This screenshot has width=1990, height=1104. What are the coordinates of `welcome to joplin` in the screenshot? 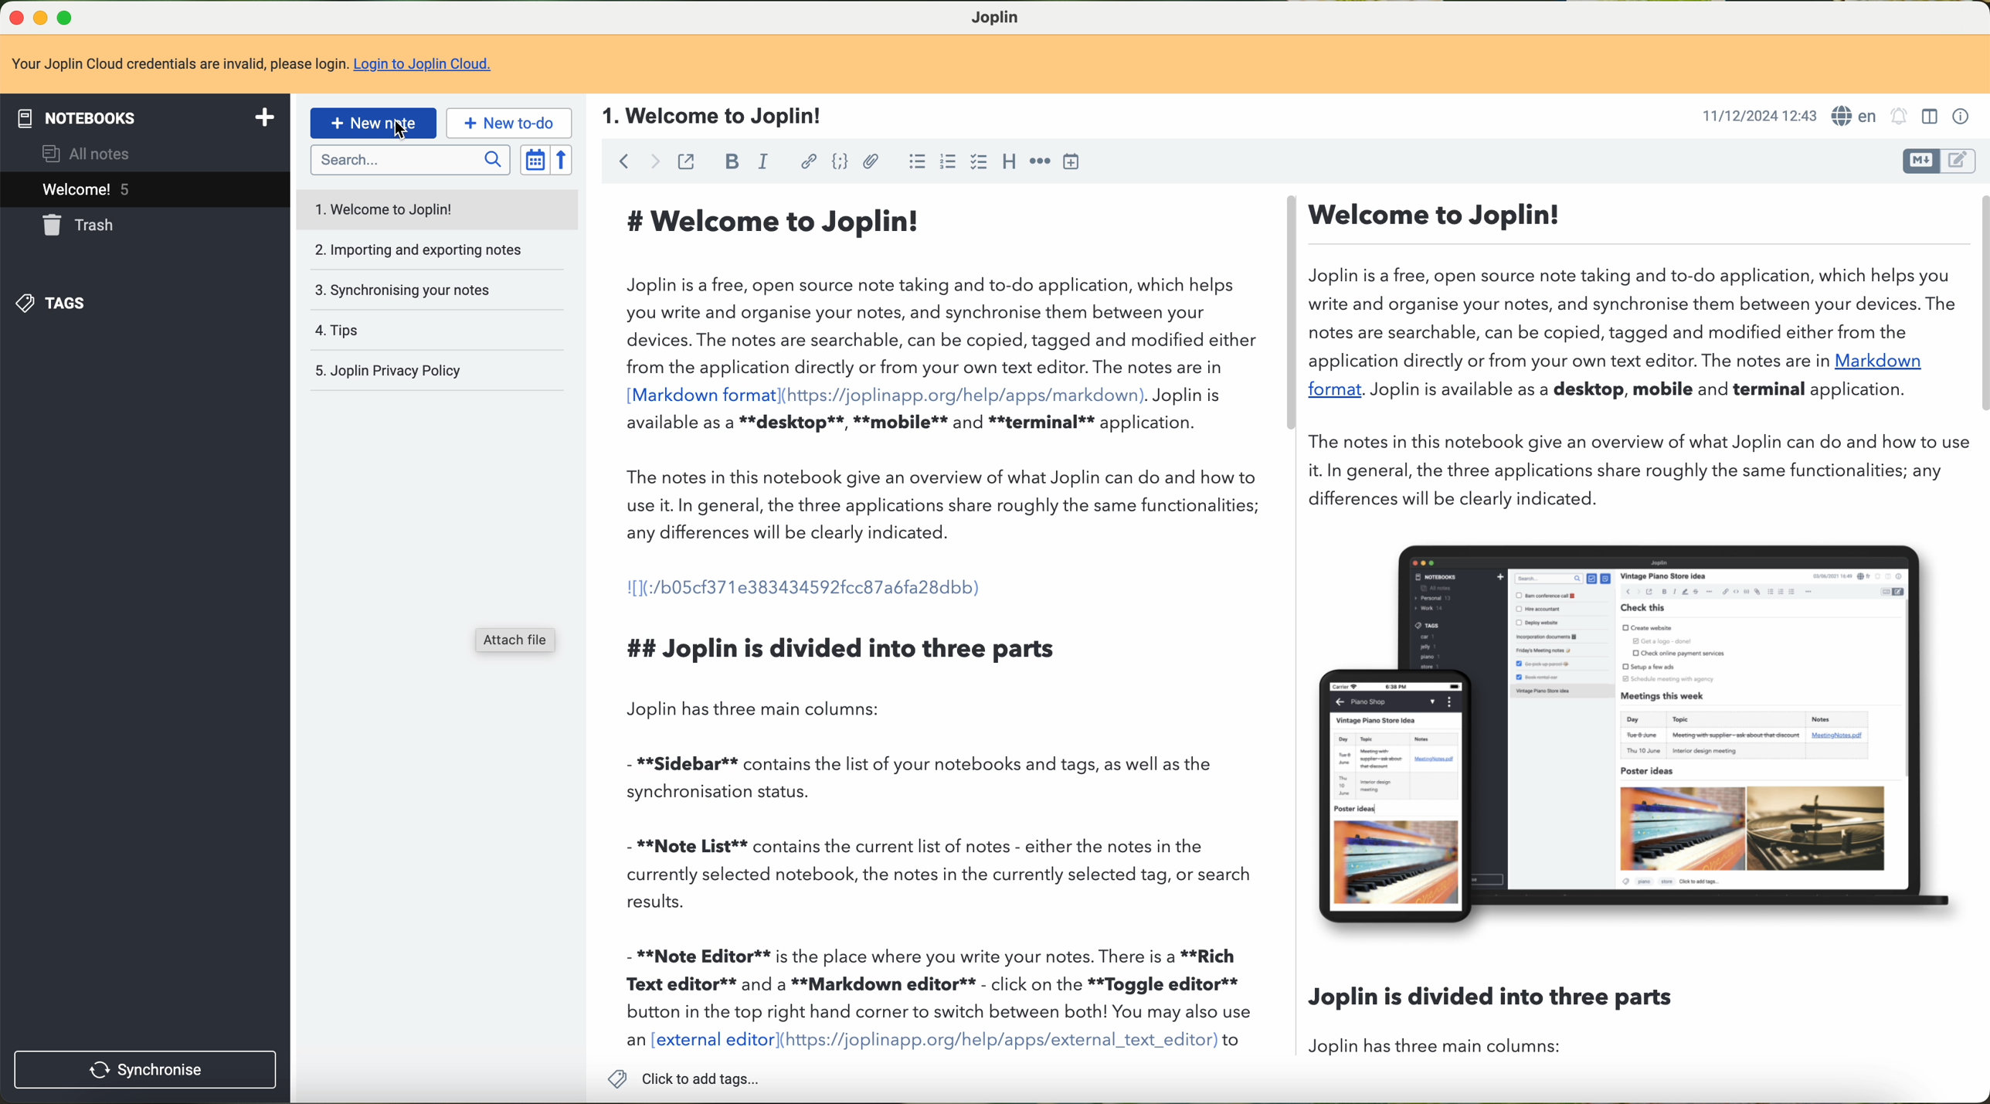 It's located at (381, 208).